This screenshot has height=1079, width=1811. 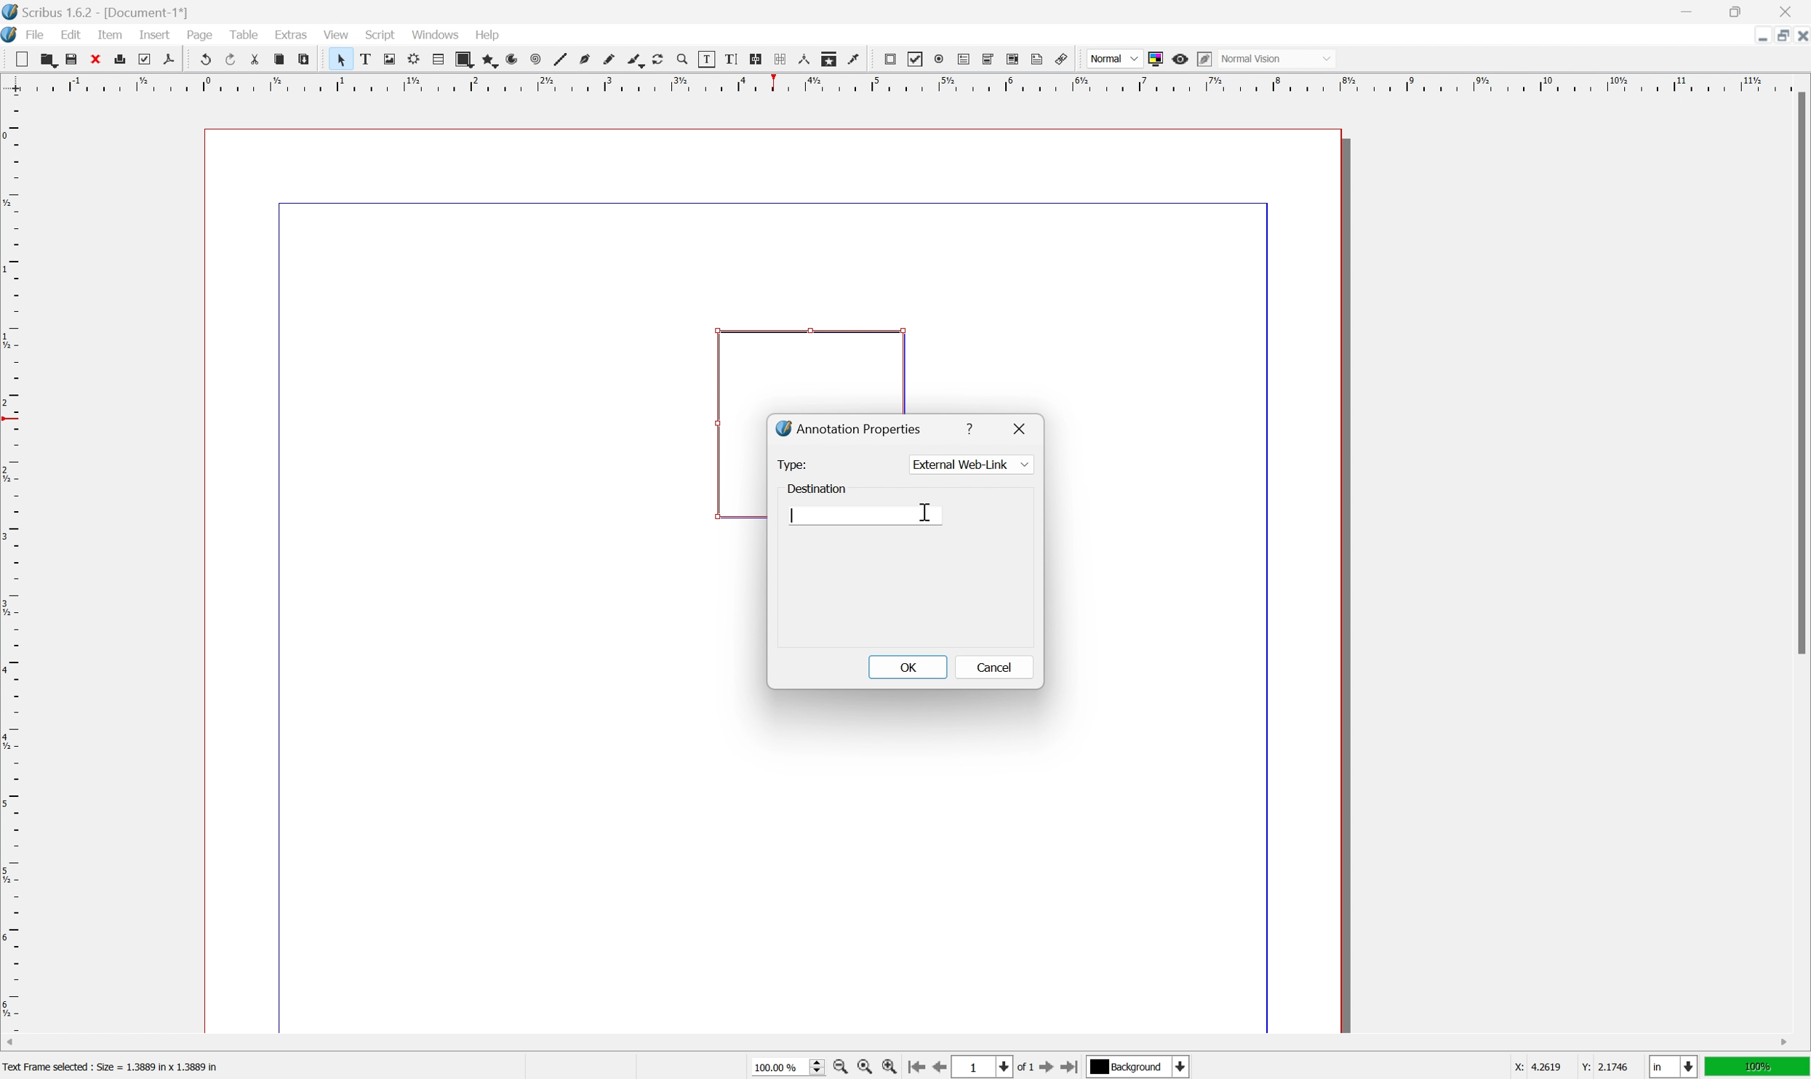 I want to click on select item, so click(x=341, y=60).